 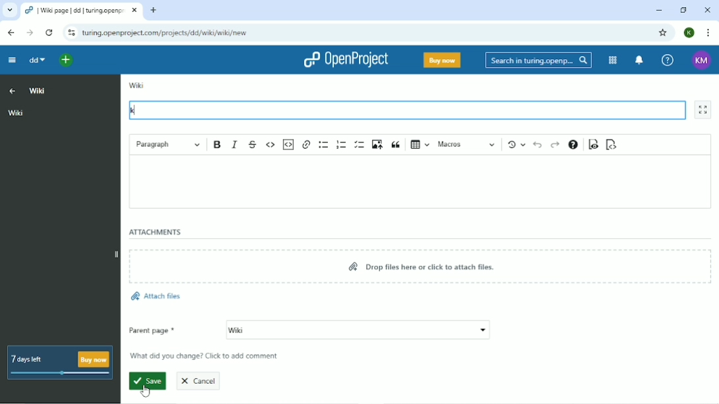 What do you see at coordinates (323, 145) in the screenshot?
I see `Bulleted list` at bounding box center [323, 145].